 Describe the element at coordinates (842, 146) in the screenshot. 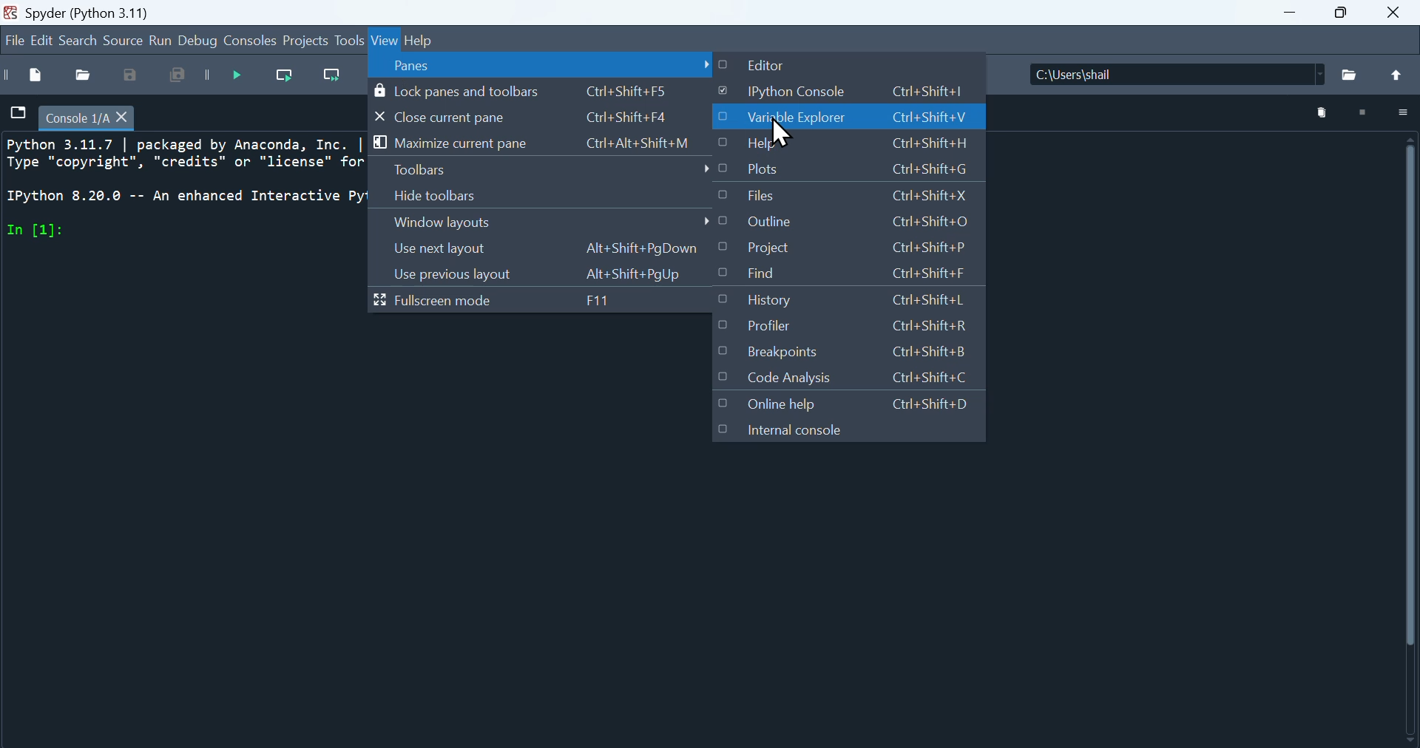

I see `help` at that location.